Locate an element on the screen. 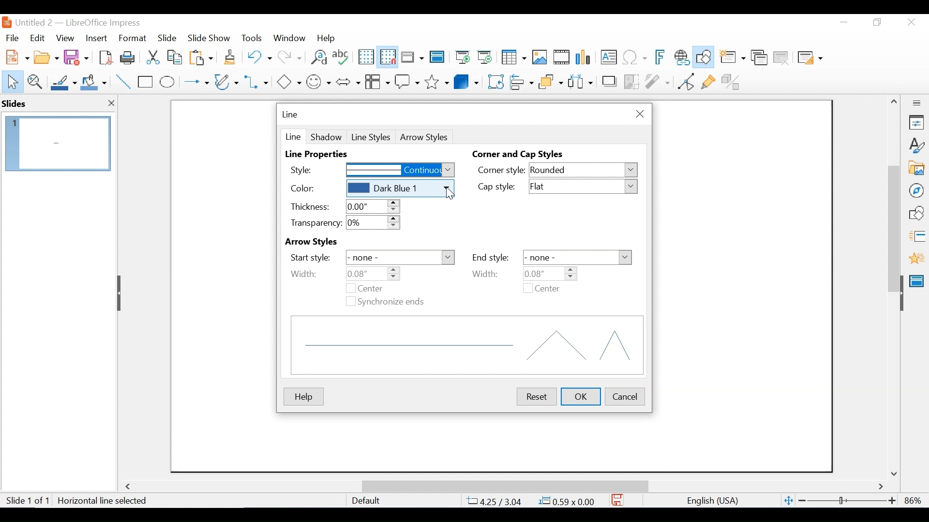 The width and height of the screenshot is (929, 522). Hide is located at coordinates (120, 293).